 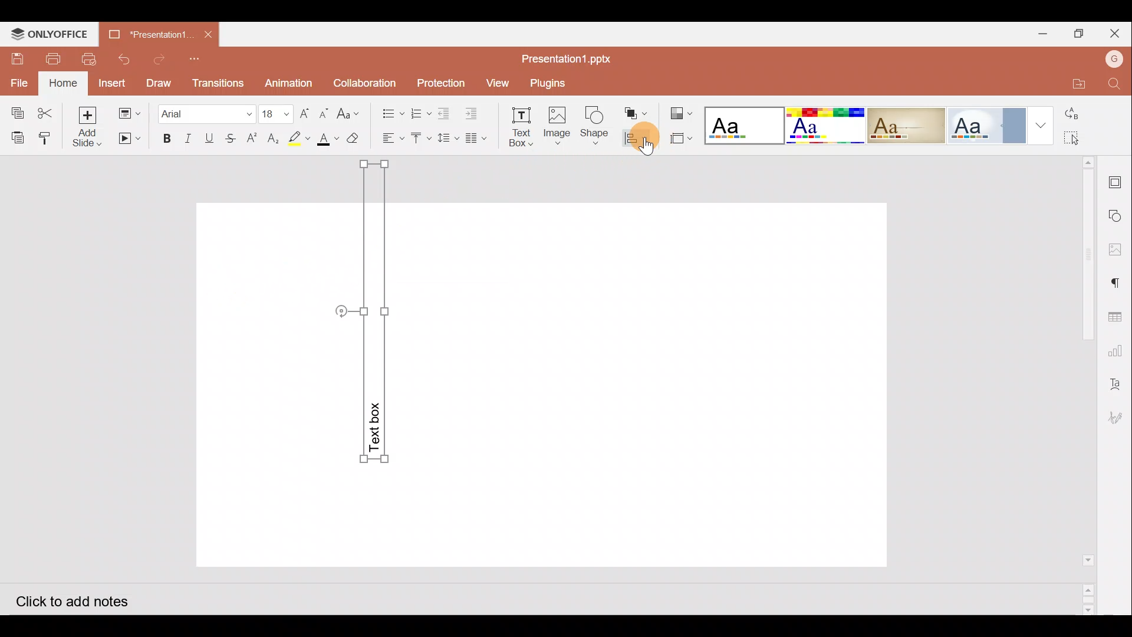 What do you see at coordinates (47, 34) in the screenshot?
I see `ONLYOFFICE` at bounding box center [47, 34].